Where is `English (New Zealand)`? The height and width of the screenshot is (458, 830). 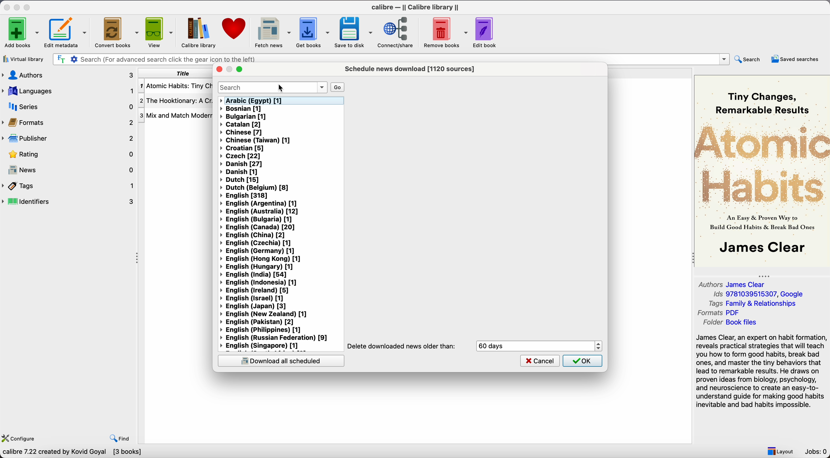 English (New Zealand) is located at coordinates (267, 315).